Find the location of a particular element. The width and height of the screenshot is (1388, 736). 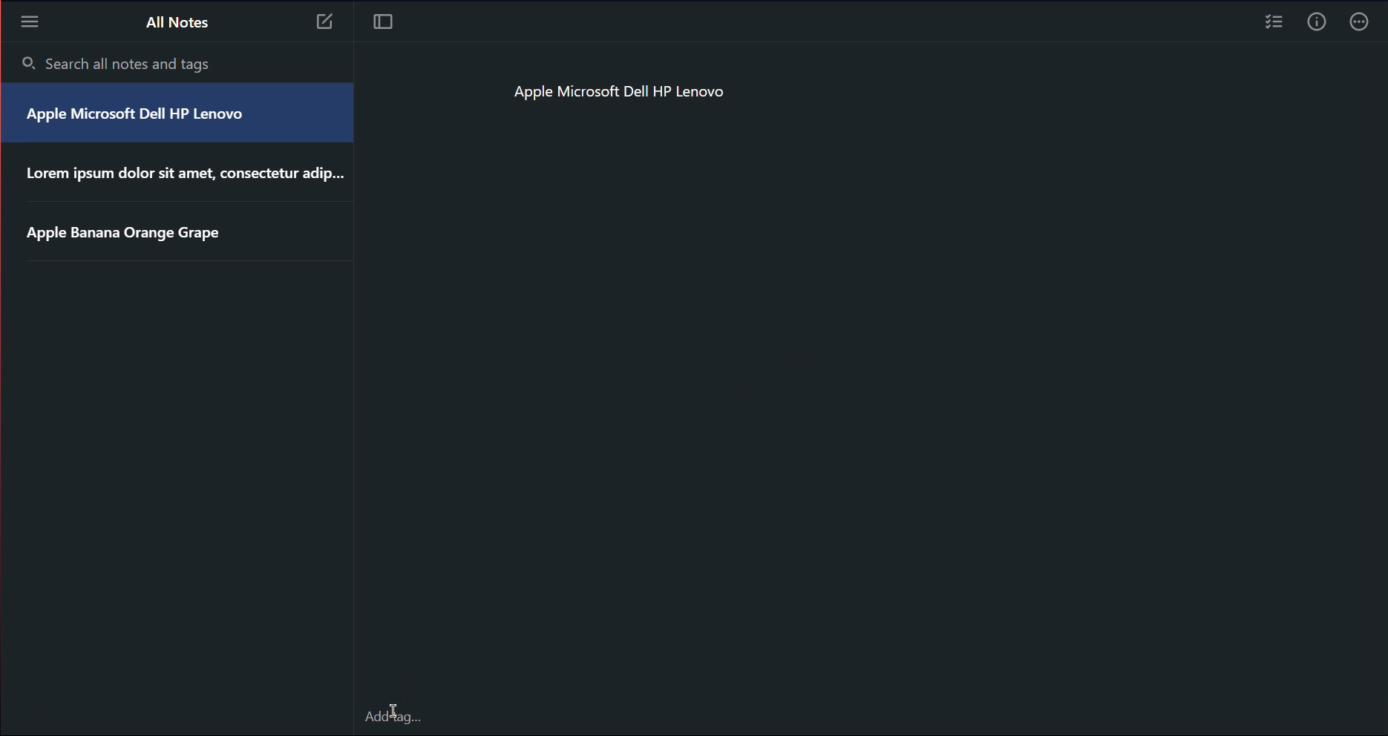

Lorem ipsum dolor sit amet, consectetur adip... is located at coordinates (181, 174).